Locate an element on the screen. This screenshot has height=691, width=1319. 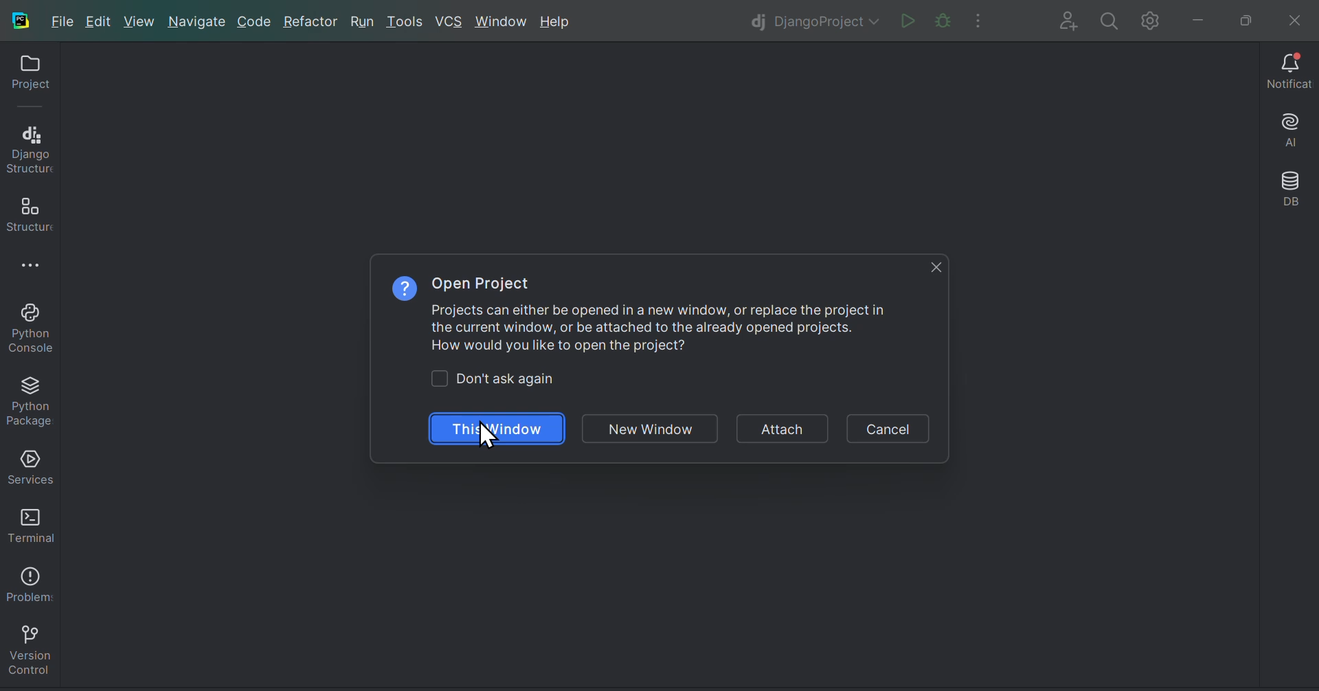
More actions is located at coordinates (983, 18).